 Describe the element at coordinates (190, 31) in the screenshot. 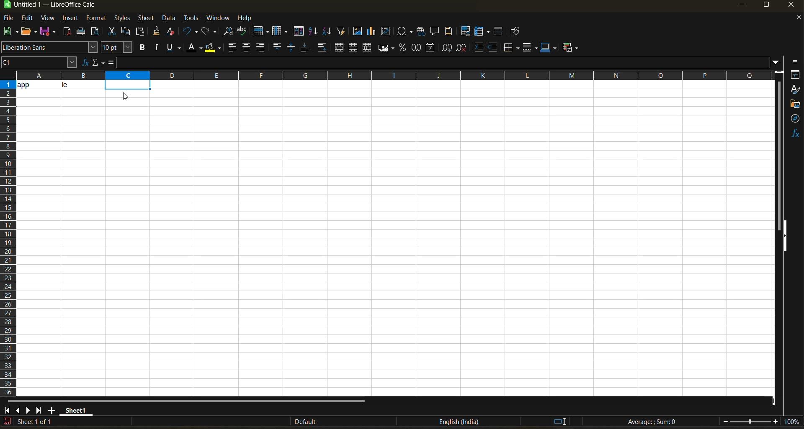

I see `undo` at that location.